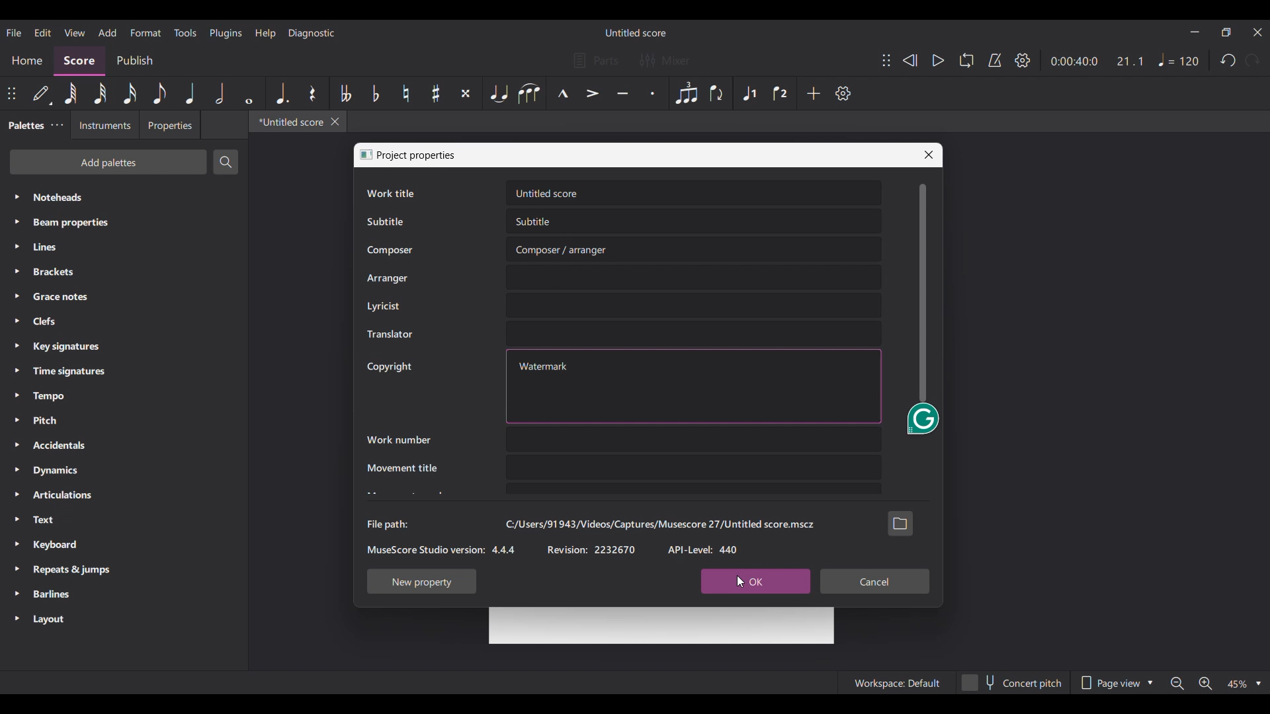 This screenshot has height=714, width=1270. Describe the element at coordinates (42, 94) in the screenshot. I see `Default` at that location.